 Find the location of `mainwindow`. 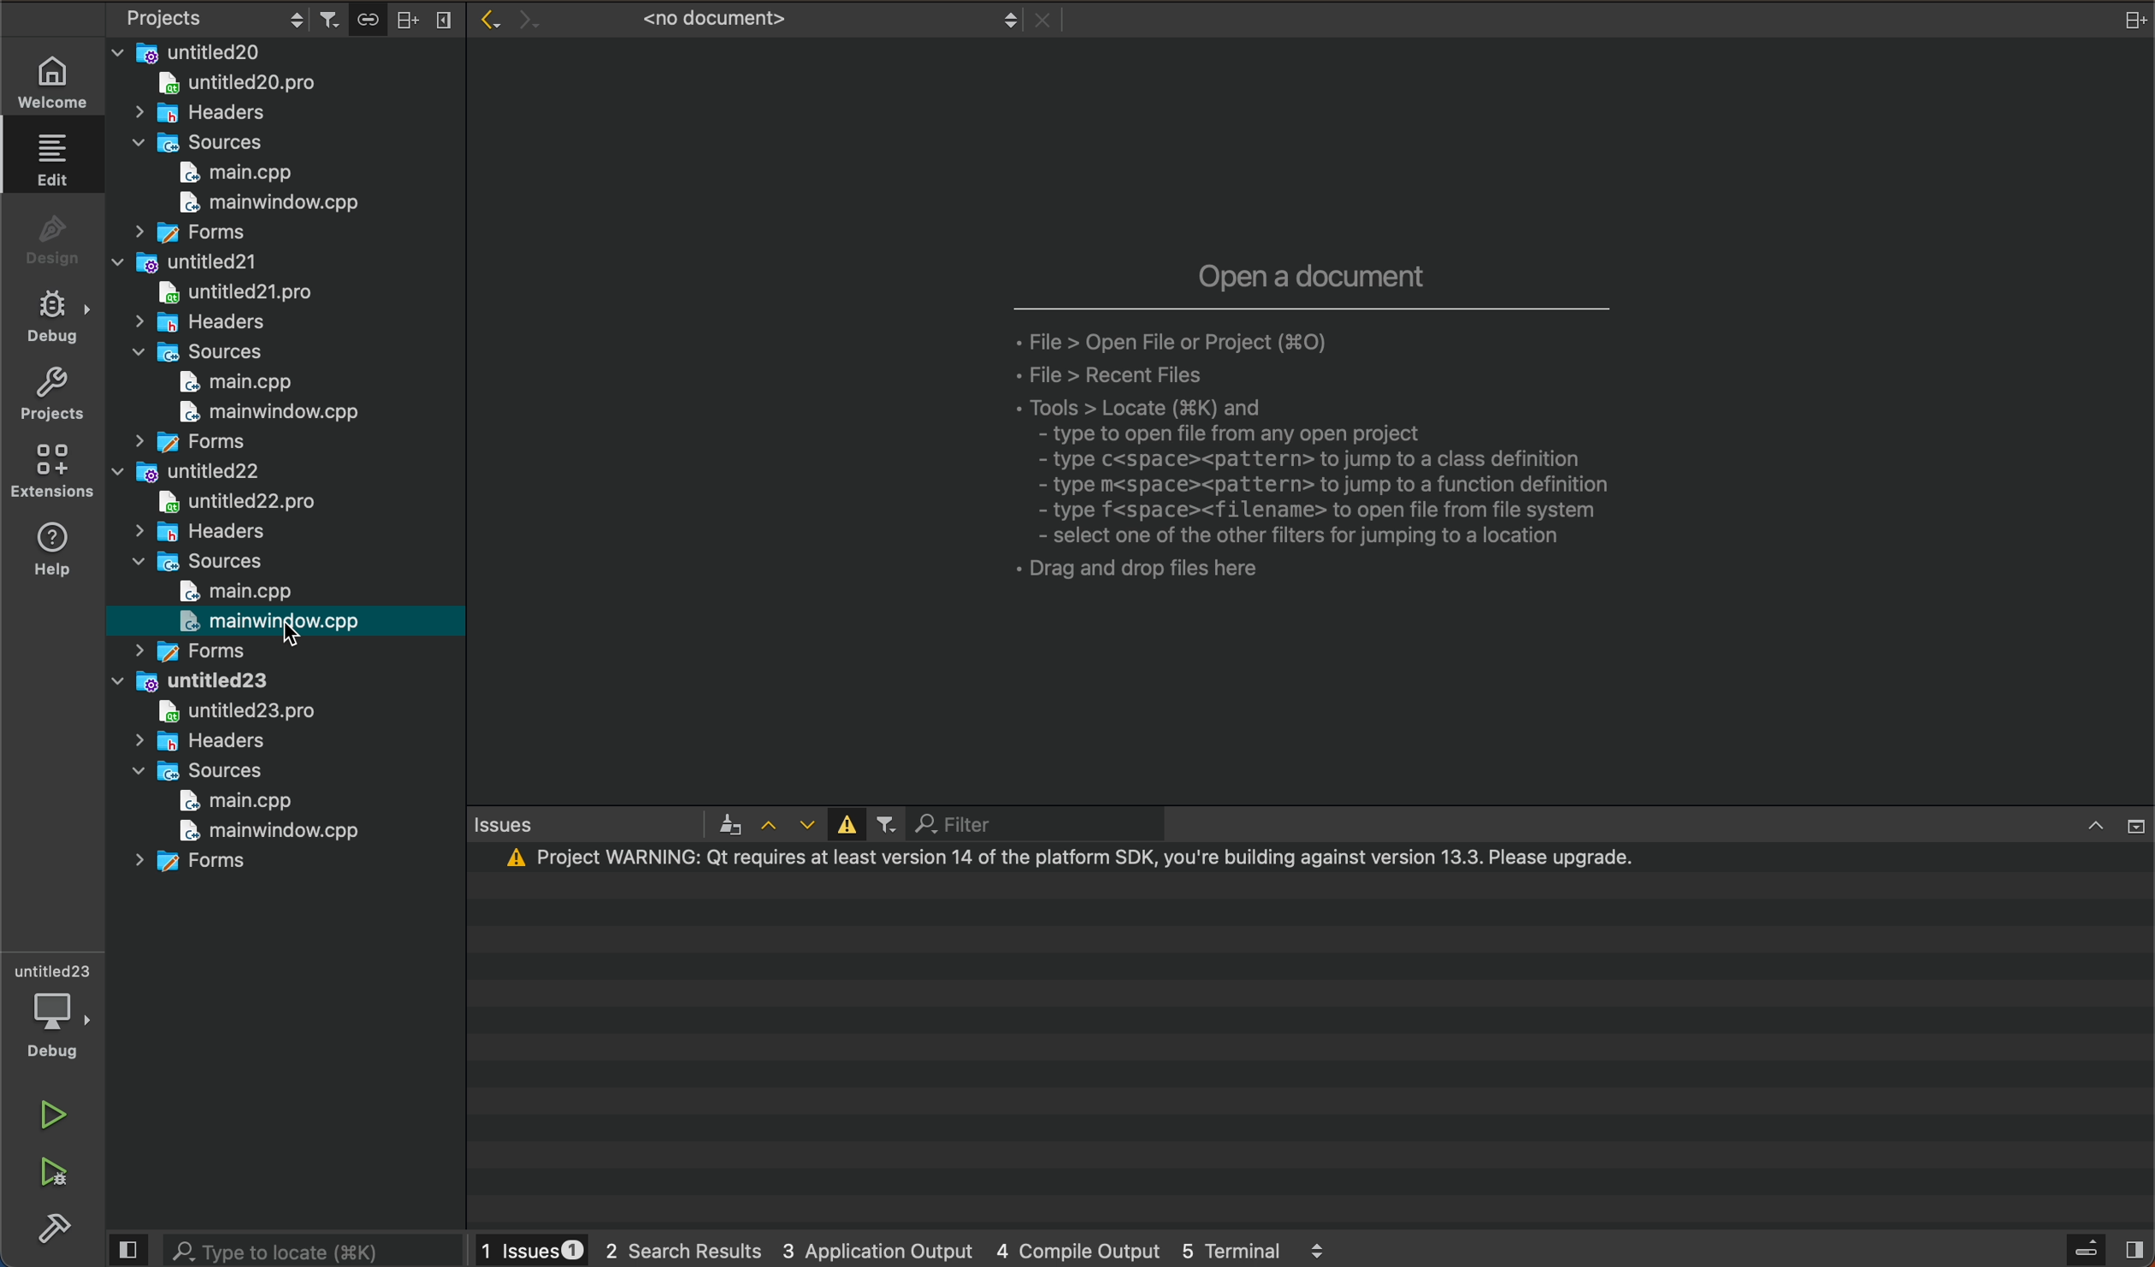

mainwindow is located at coordinates (269, 620).